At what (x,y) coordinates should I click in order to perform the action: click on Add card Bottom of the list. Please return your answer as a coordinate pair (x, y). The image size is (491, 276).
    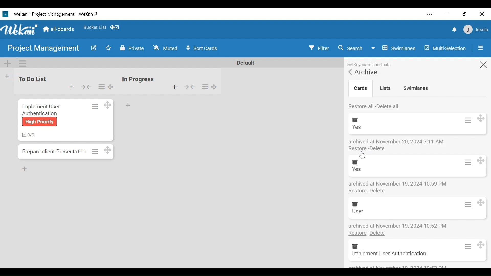
    Looking at the image, I should click on (128, 105).